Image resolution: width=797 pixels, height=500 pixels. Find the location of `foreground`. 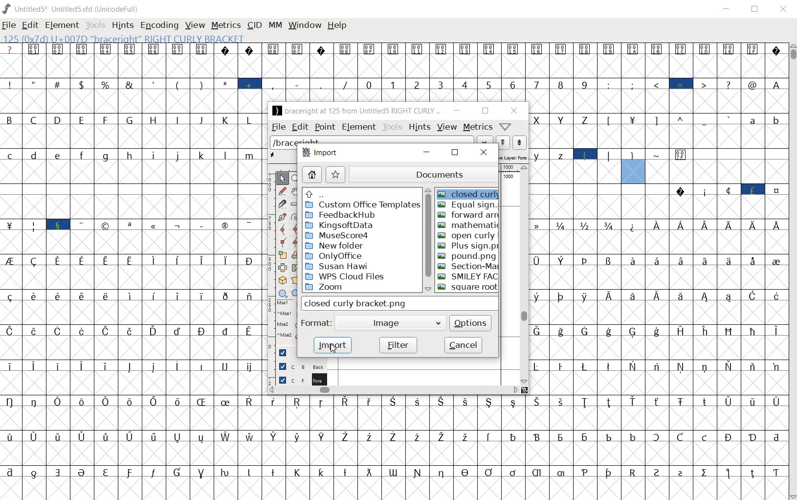

foreground is located at coordinates (297, 379).